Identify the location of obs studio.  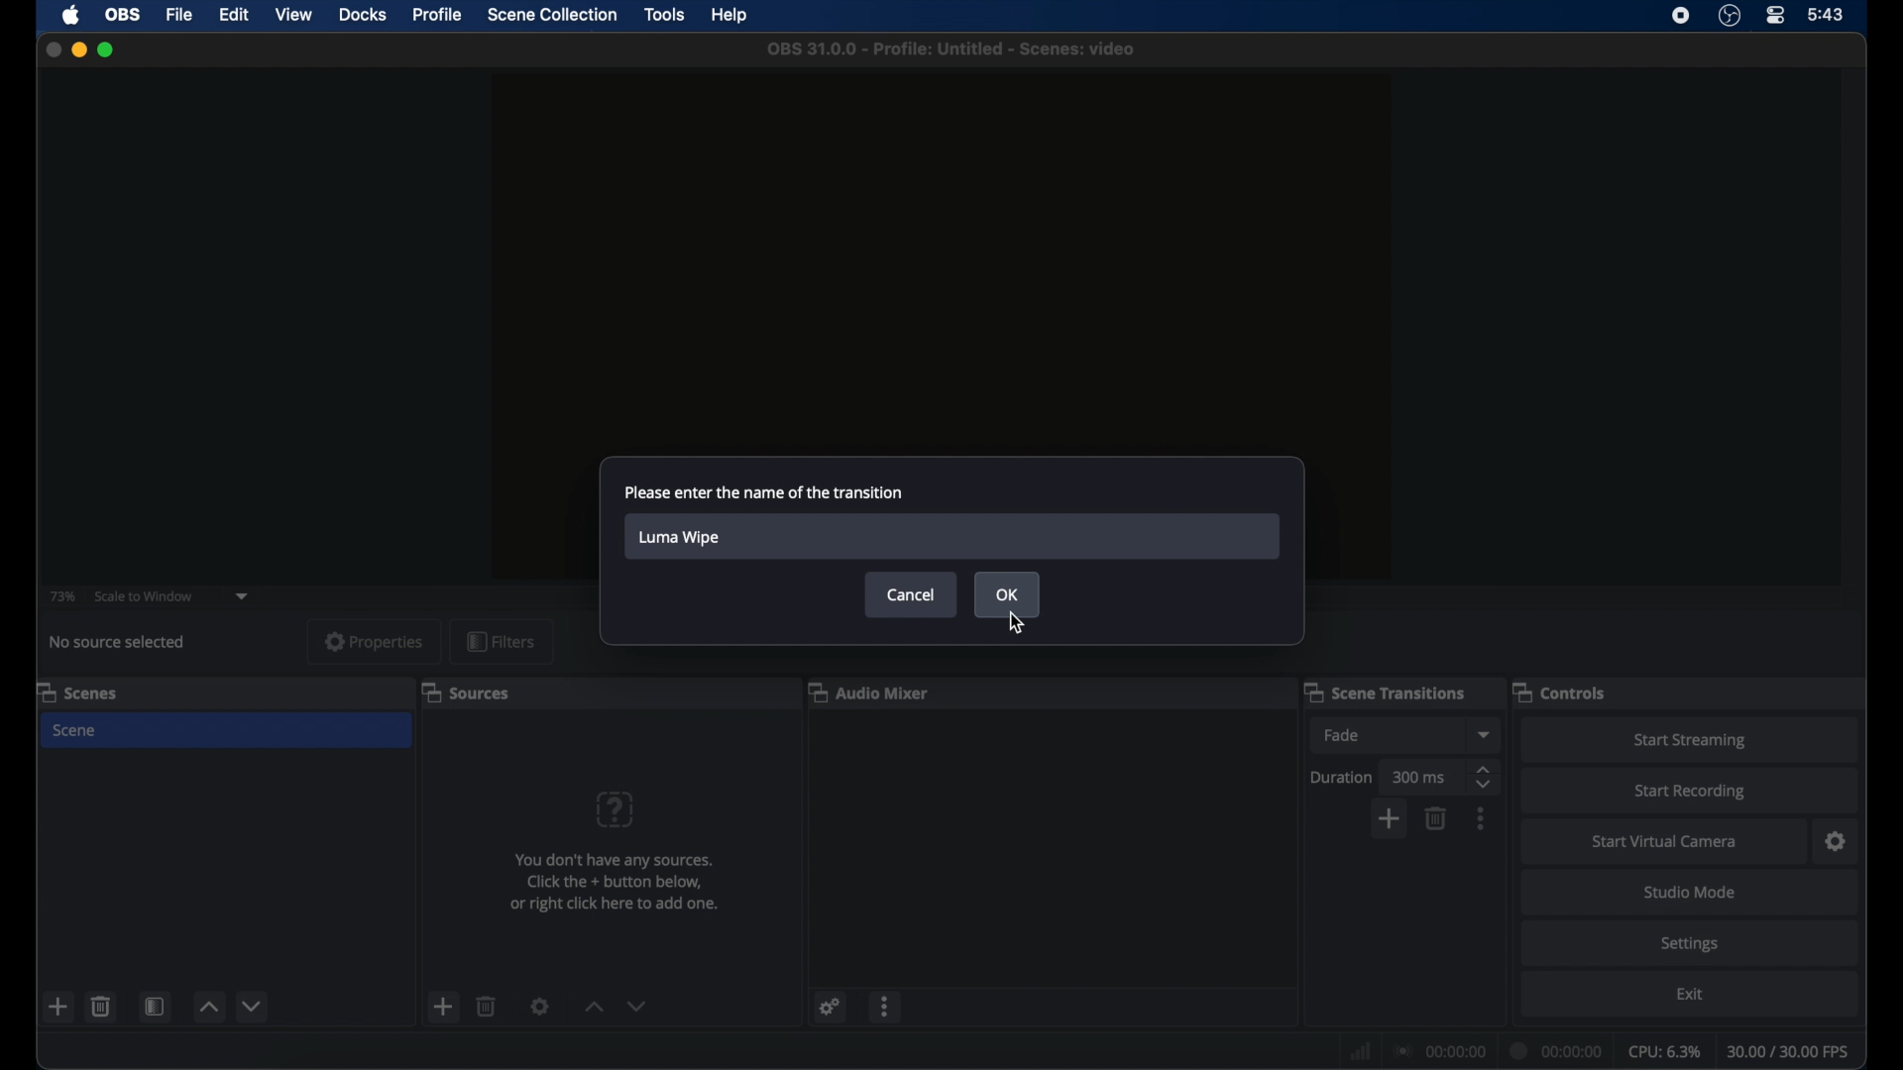
(1730, 16).